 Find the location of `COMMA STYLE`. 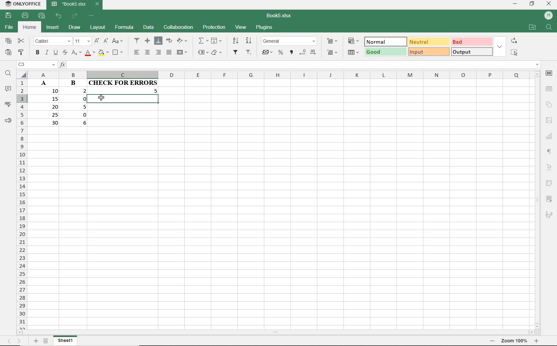

COMMA STYLE is located at coordinates (292, 53).